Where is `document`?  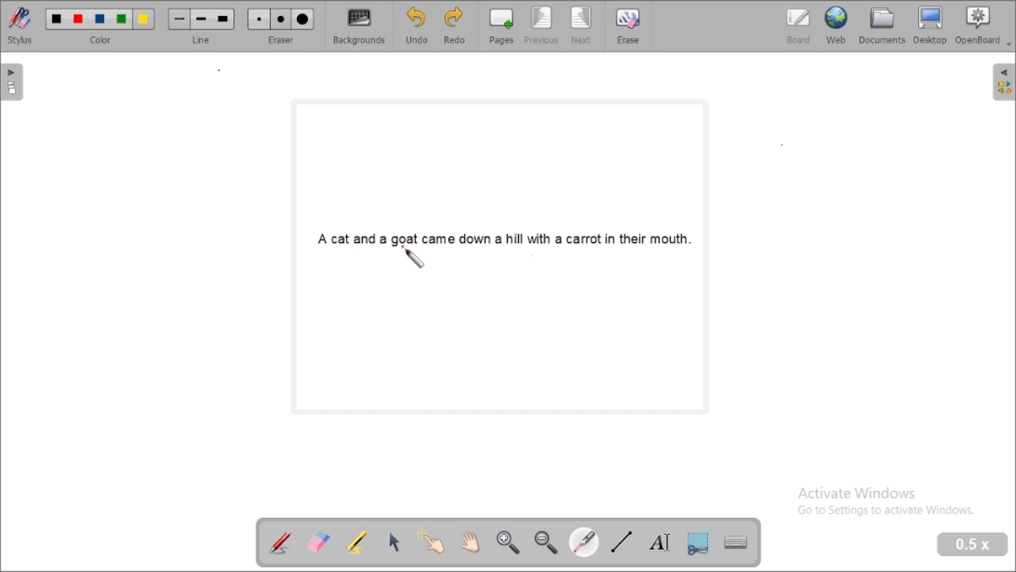 document is located at coordinates (883, 25).